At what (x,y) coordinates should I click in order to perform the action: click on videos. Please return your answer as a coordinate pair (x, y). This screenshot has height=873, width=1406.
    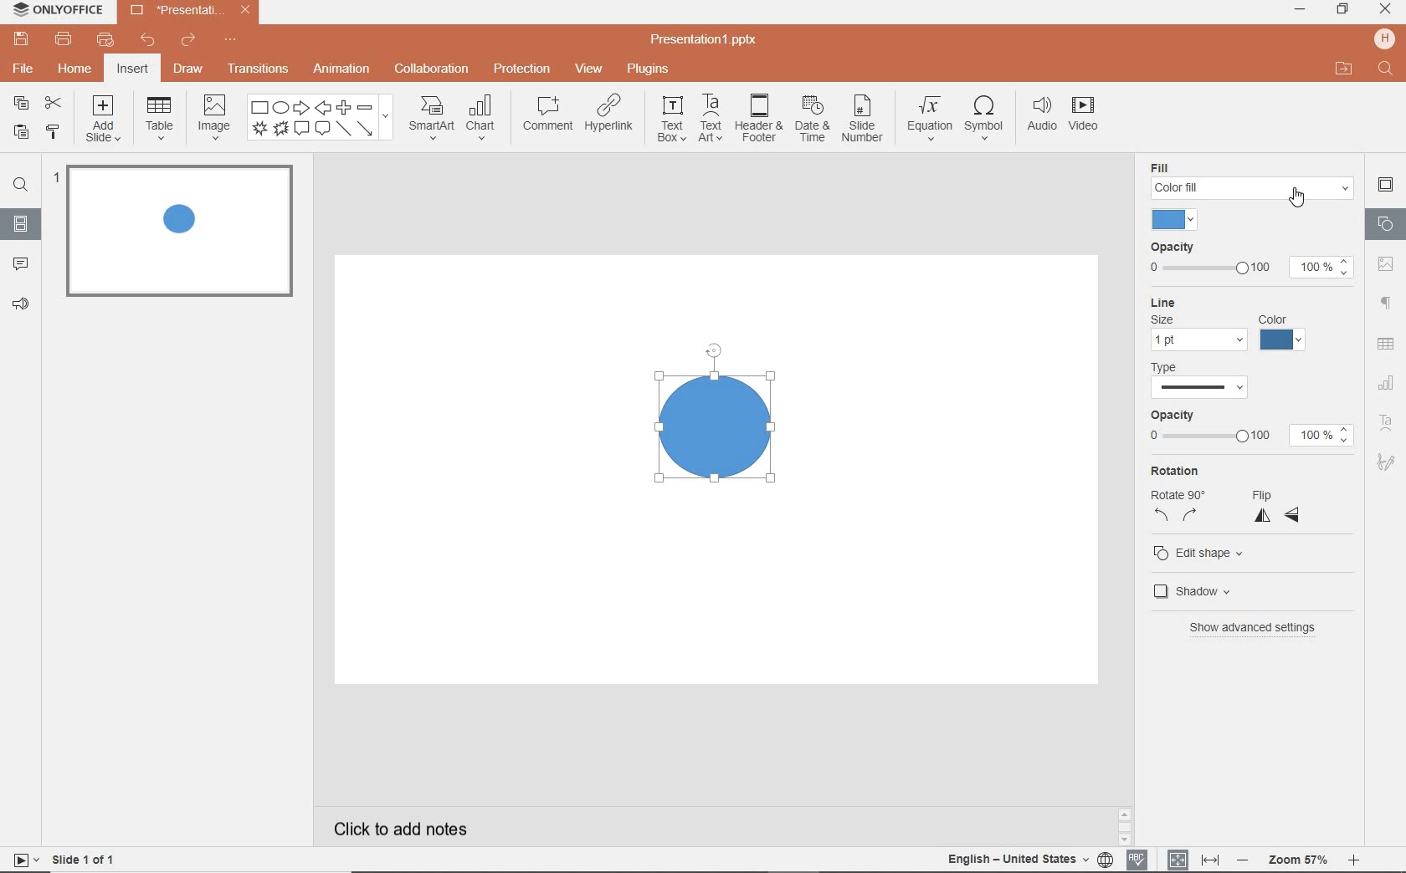
    Looking at the image, I should click on (1085, 115).